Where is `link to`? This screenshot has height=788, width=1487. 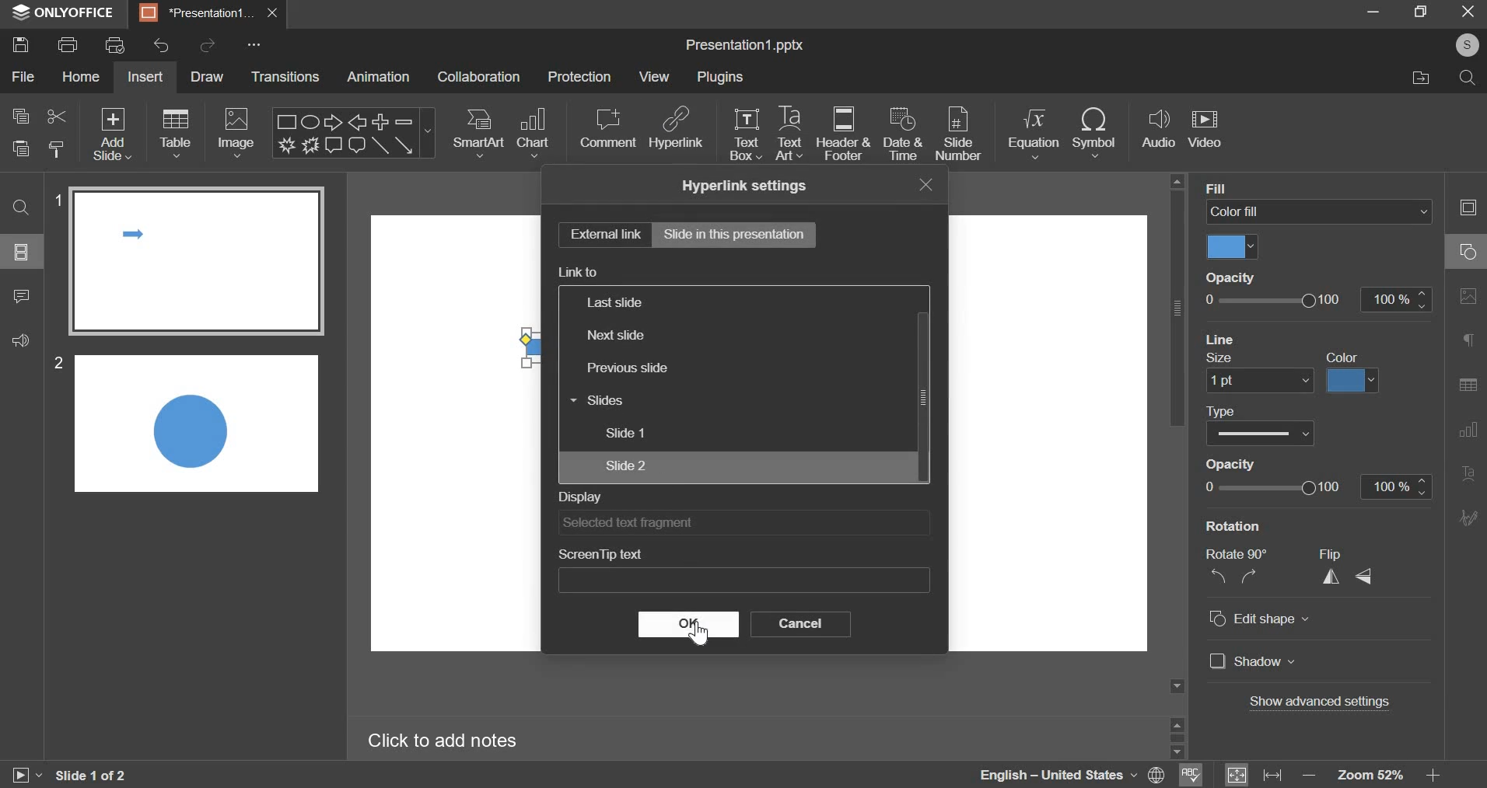 link to is located at coordinates (579, 272).